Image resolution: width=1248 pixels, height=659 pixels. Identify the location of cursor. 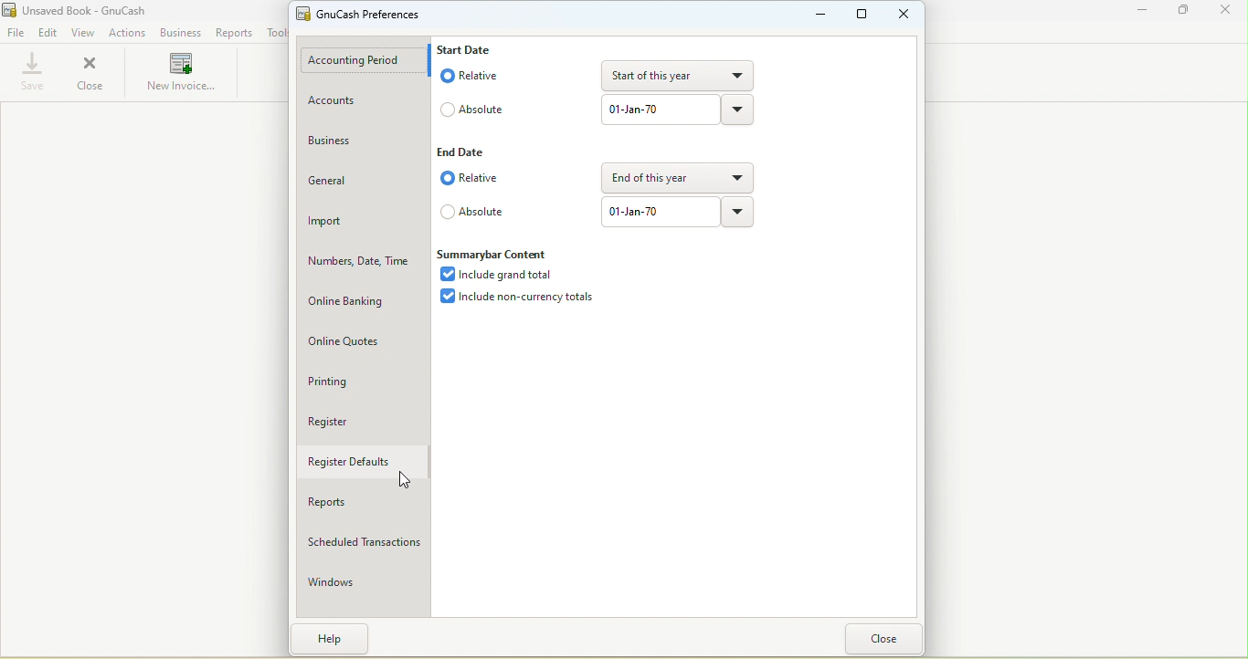
(403, 480).